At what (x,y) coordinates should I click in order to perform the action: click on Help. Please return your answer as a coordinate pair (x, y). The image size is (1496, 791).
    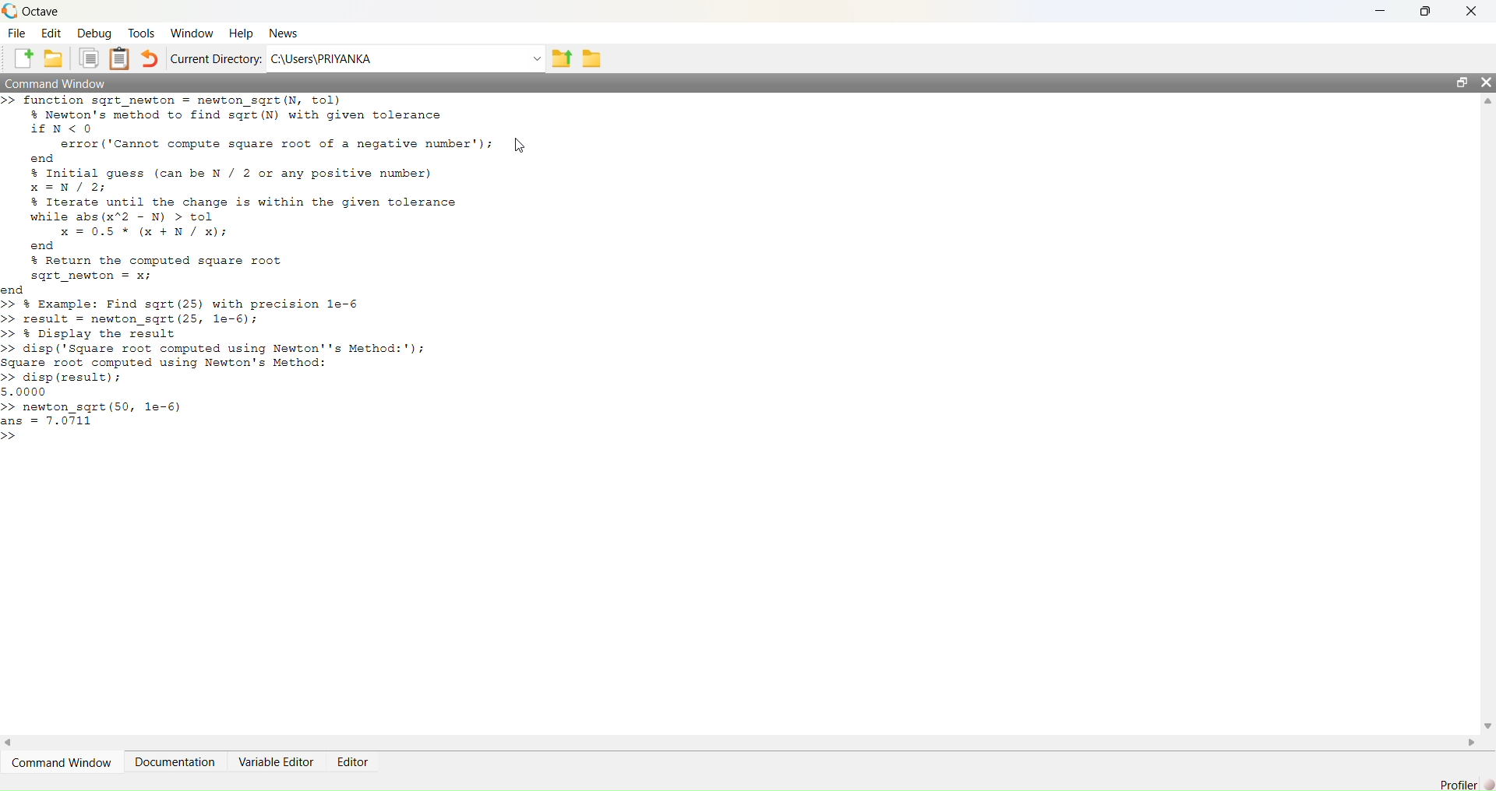
    Looking at the image, I should click on (240, 33).